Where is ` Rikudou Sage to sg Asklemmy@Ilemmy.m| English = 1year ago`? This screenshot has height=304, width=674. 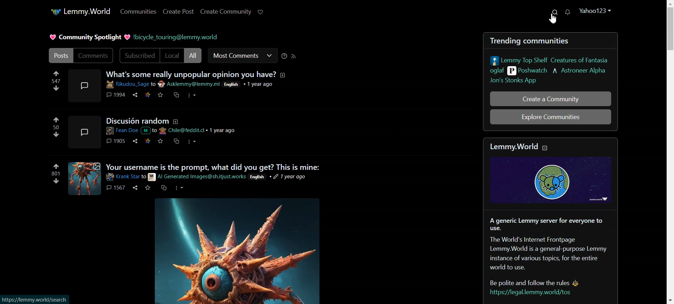  Rikudou Sage to sg Asklemmy@Ilemmy.m| English = 1year ago is located at coordinates (194, 85).